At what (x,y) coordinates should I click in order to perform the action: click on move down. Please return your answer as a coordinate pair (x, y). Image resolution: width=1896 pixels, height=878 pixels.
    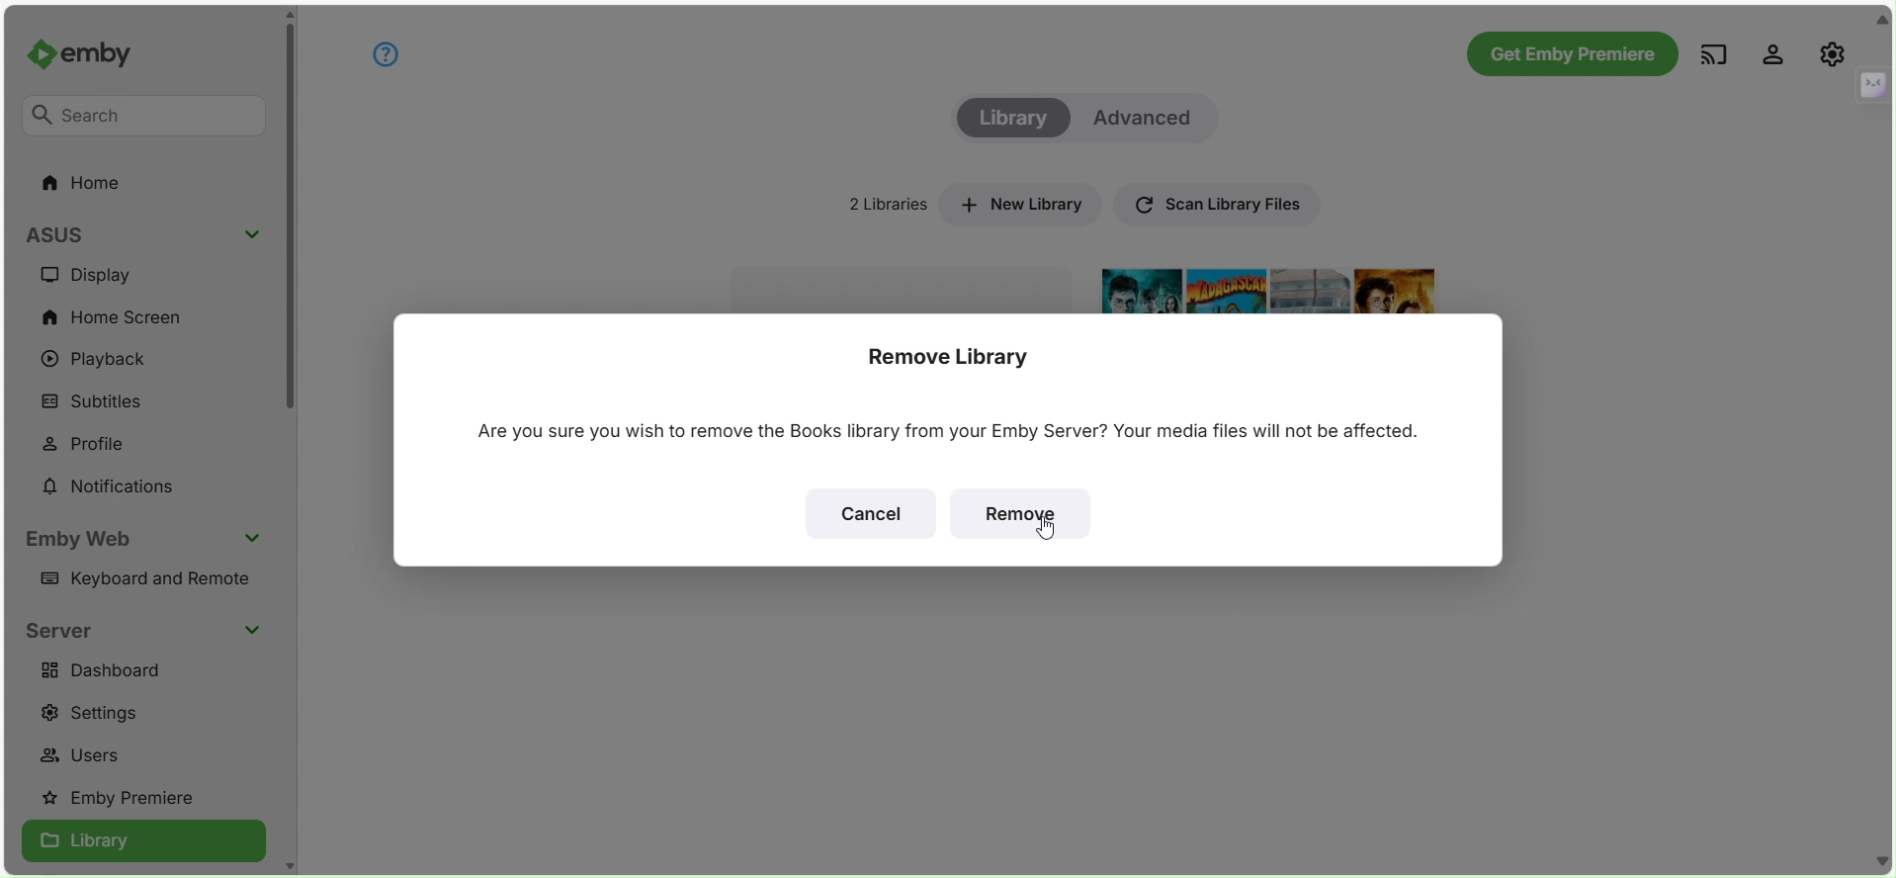
    Looking at the image, I should click on (1883, 860).